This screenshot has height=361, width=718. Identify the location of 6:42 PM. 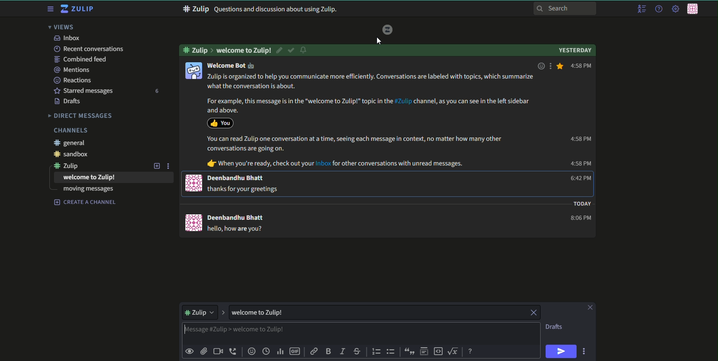
(578, 178).